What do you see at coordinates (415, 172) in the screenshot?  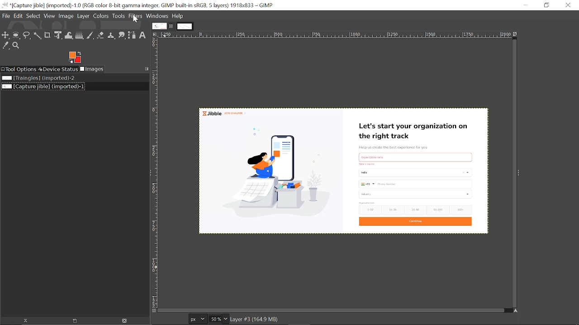 I see `country` at bounding box center [415, 172].